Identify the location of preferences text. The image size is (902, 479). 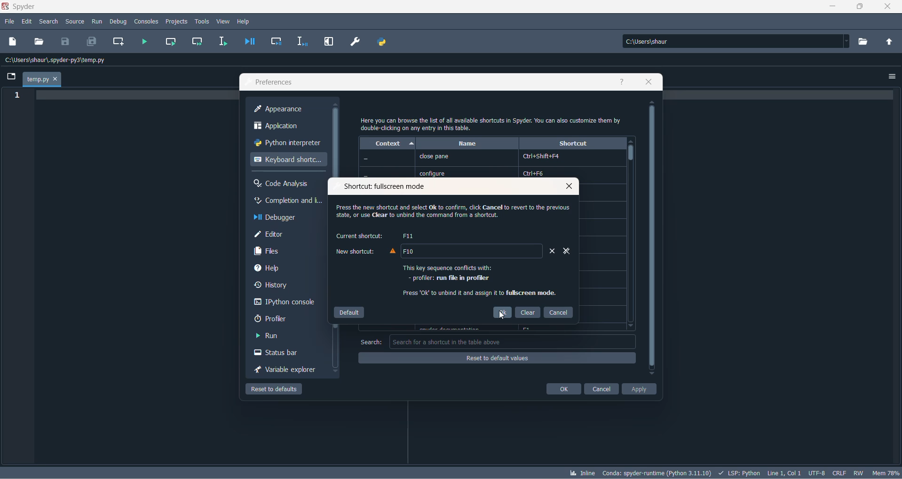
(273, 83).